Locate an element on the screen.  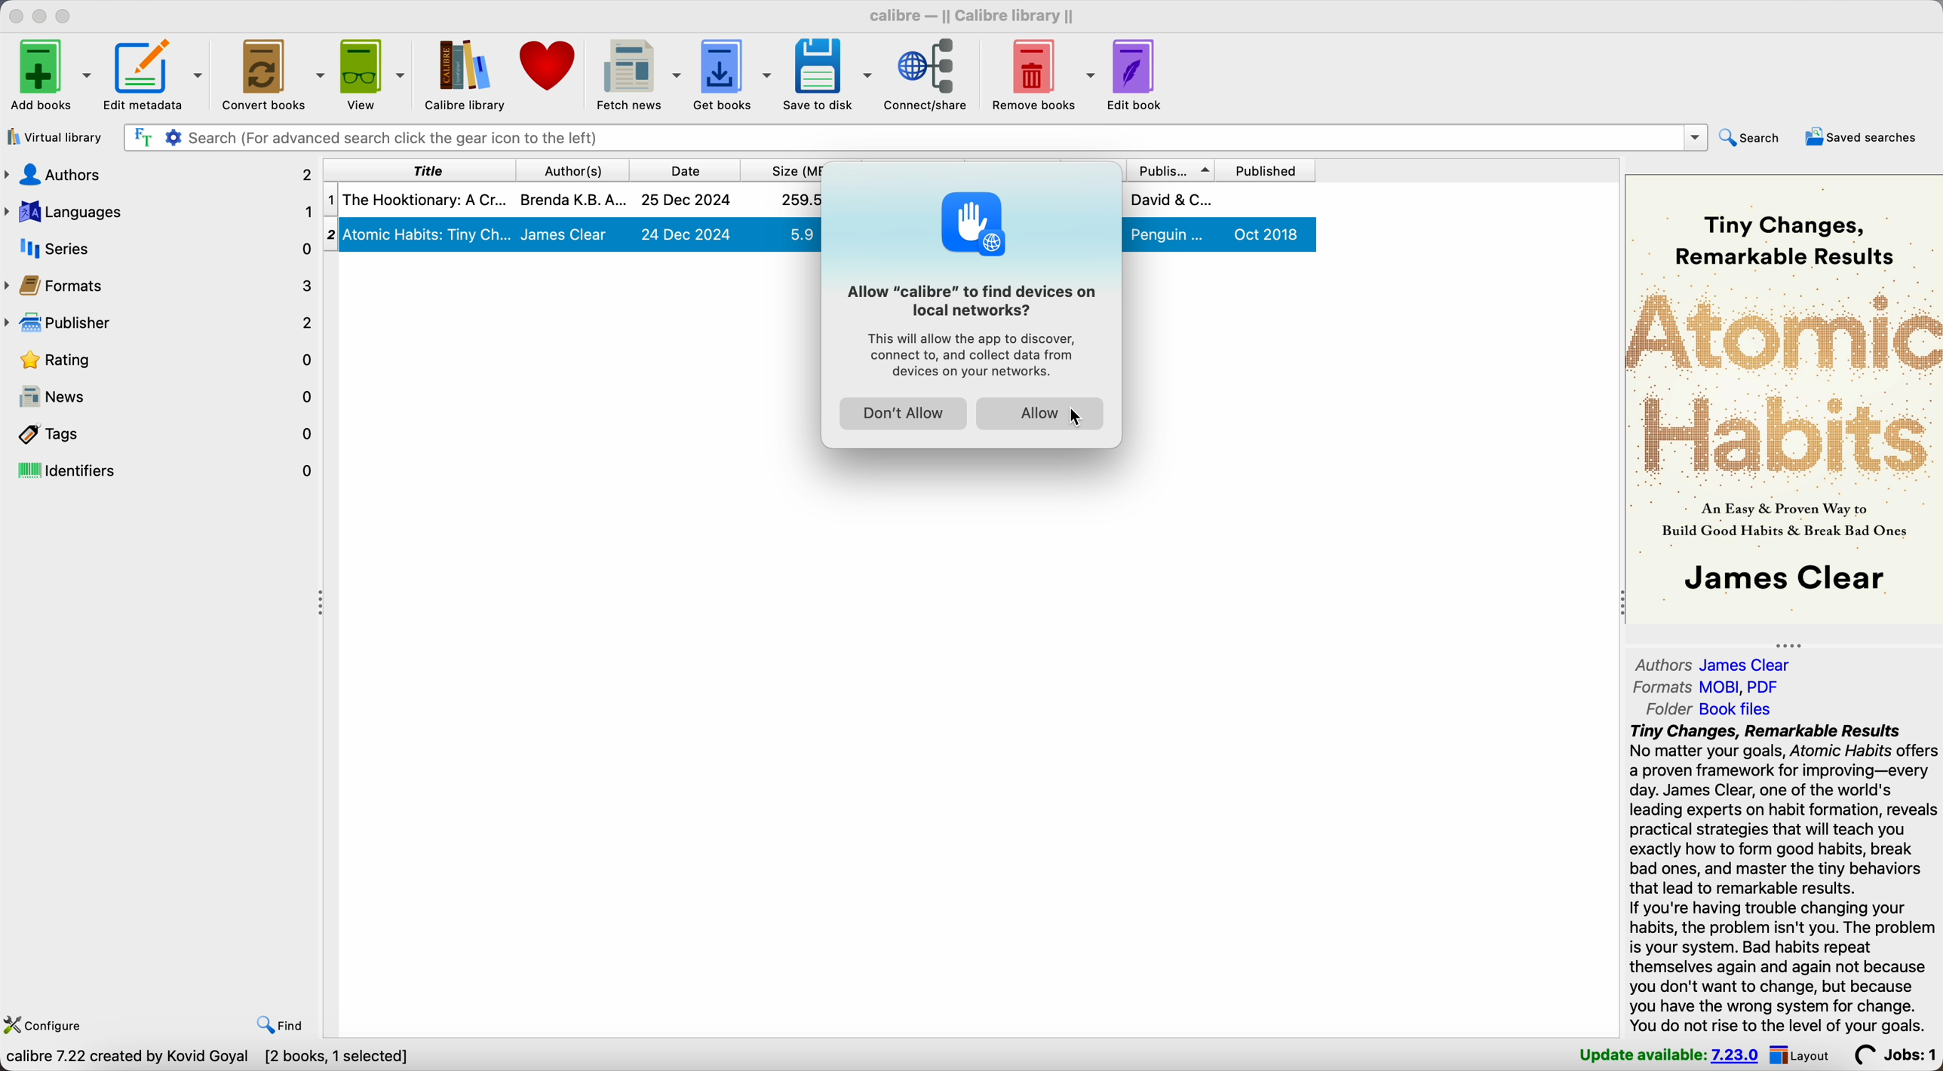
search bar is located at coordinates (913, 137).